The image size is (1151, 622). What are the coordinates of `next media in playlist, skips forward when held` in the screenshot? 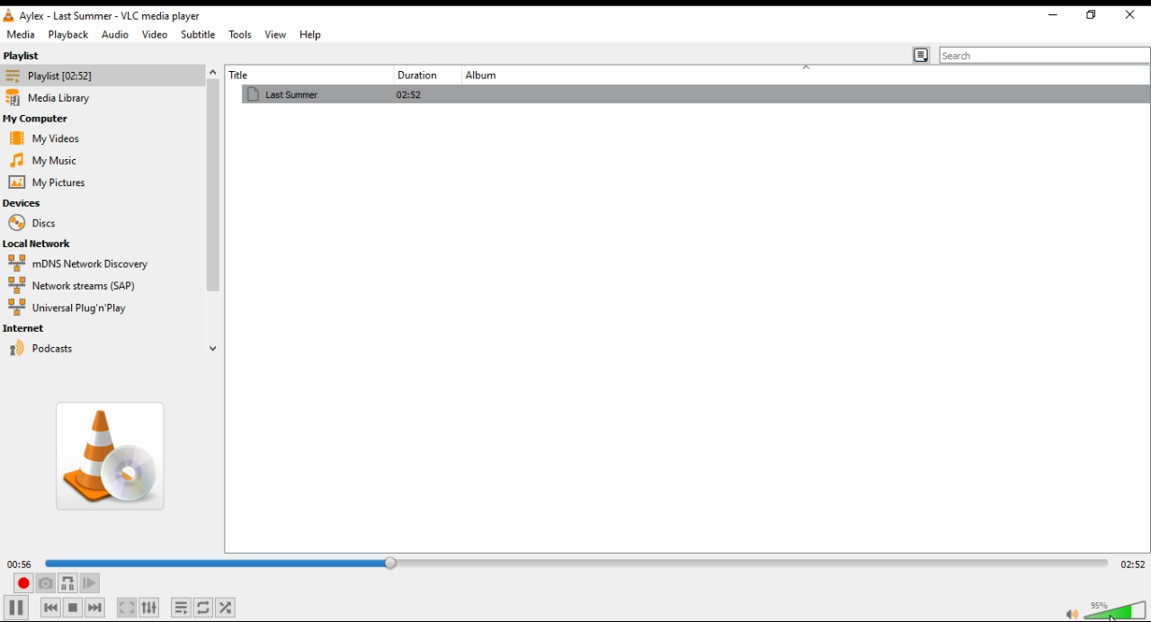 It's located at (94, 608).